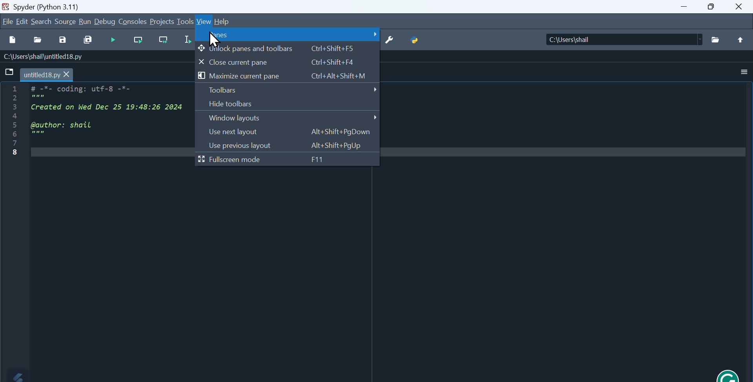 The image size is (753, 382). Describe the element at coordinates (8, 71) in the screenshot. I see `files` at that location.